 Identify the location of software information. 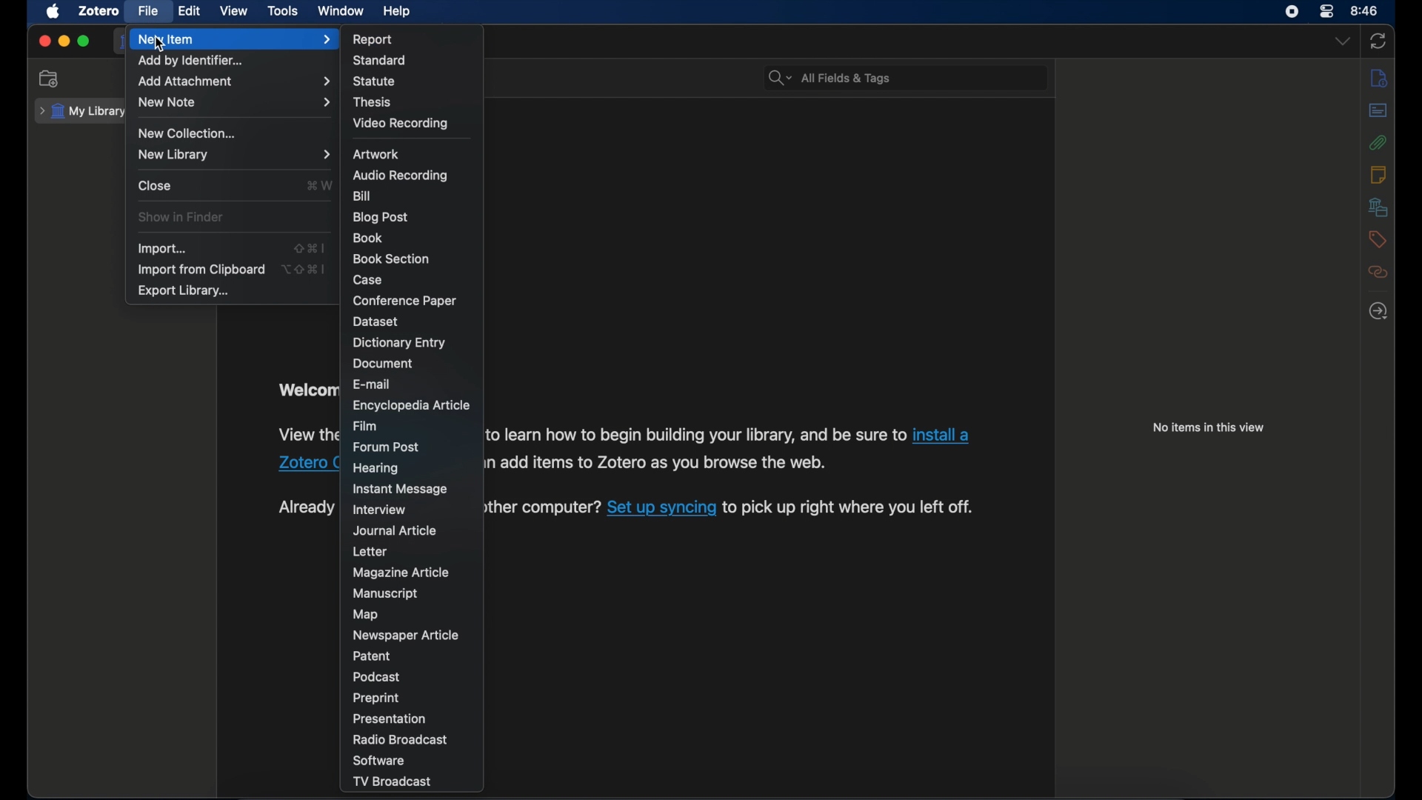
(695, 435).